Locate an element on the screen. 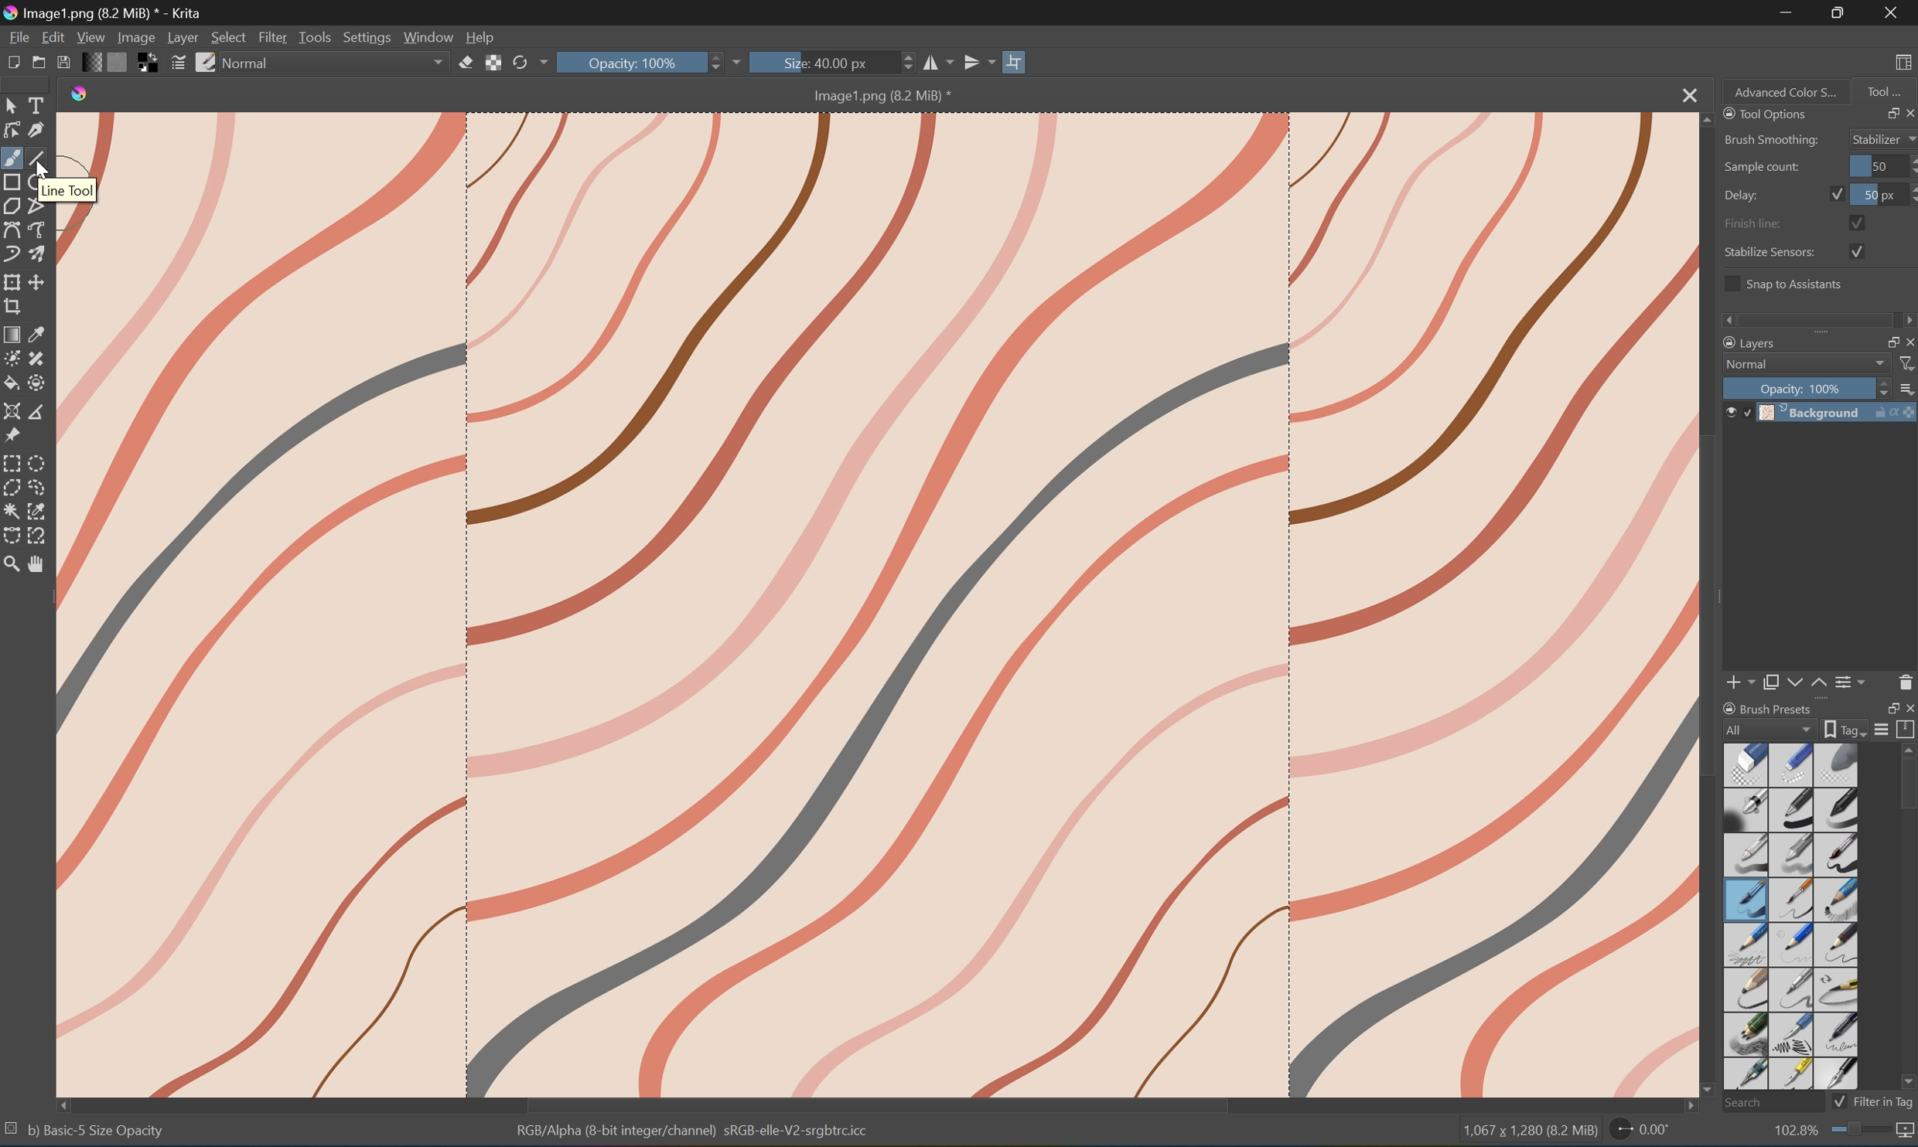 This screenshot has width=1918, height=1147. View is located at coordinates (90, 36).